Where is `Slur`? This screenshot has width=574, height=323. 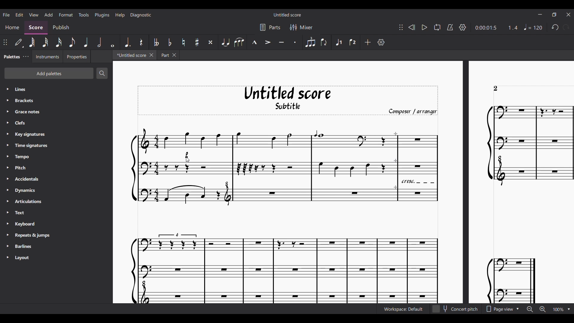
Slur is located at coordinates (239, 42).